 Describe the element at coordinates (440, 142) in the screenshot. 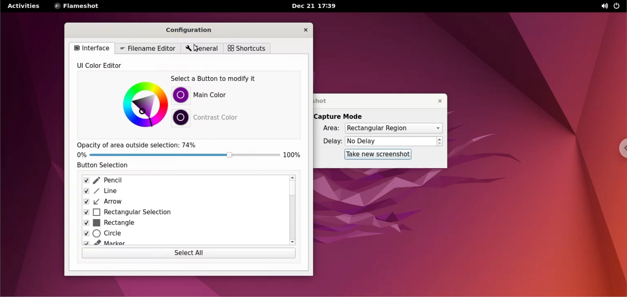

I see `increment and decrement delay time` at that location.